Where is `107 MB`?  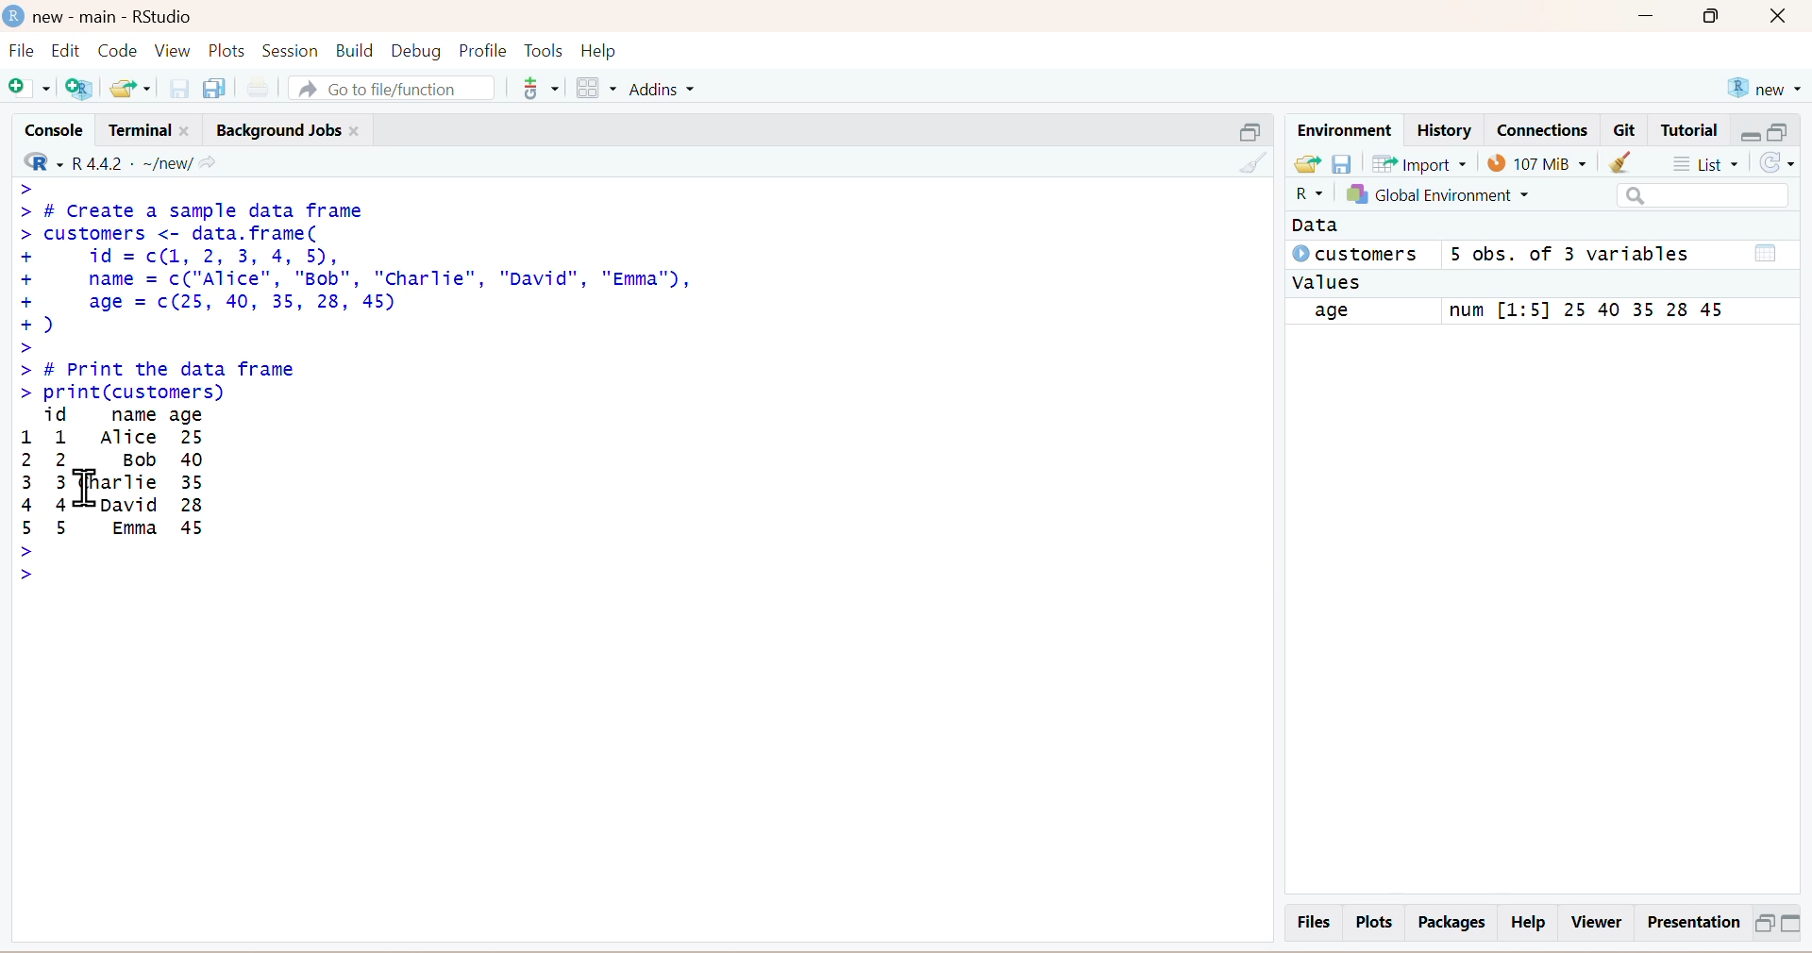 107 MB is located at coordinates (1537, 162).